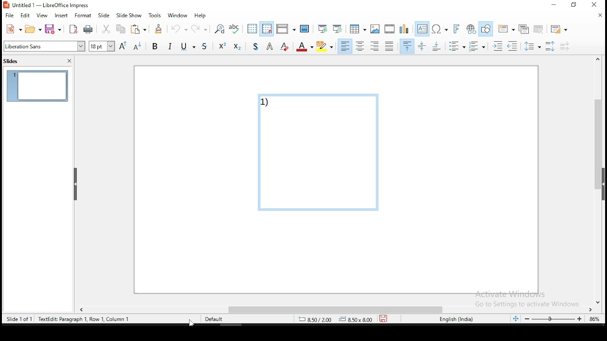  What do you see at coordinates (390, 46) in the screenshot?
I see `justified` at bounding box center [390, 46].